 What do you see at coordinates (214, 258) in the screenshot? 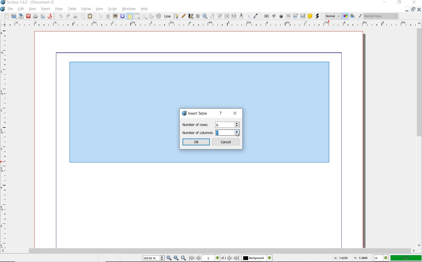
I see `select current page` at bounding box center [214, 258].